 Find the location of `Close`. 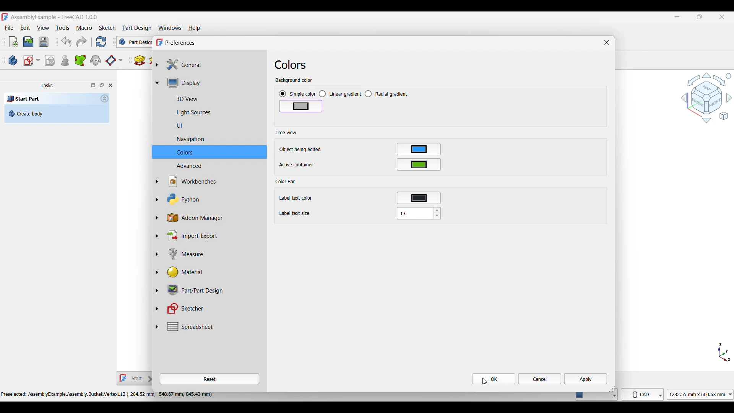

Close is located at coordinates (110, 85).